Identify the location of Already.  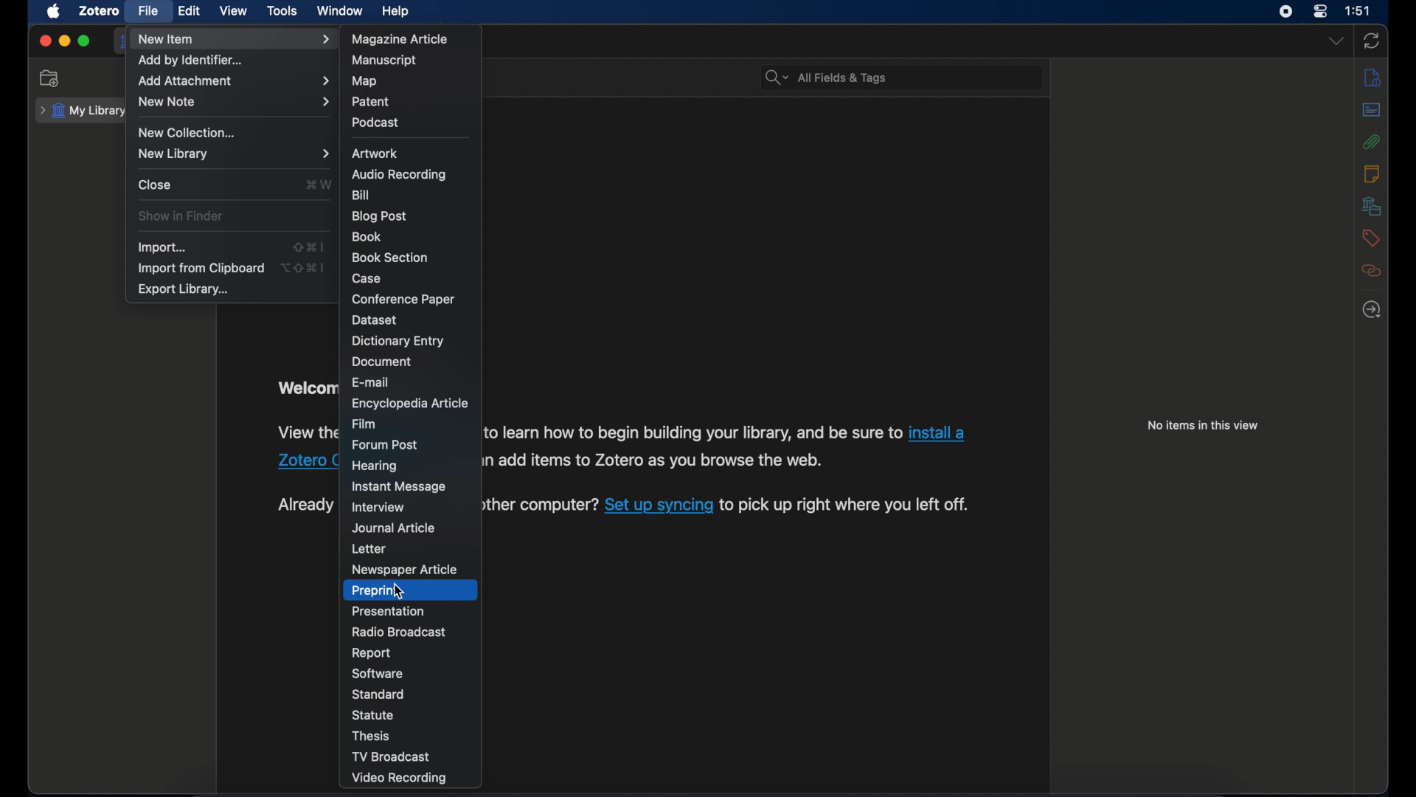
(304, 505).